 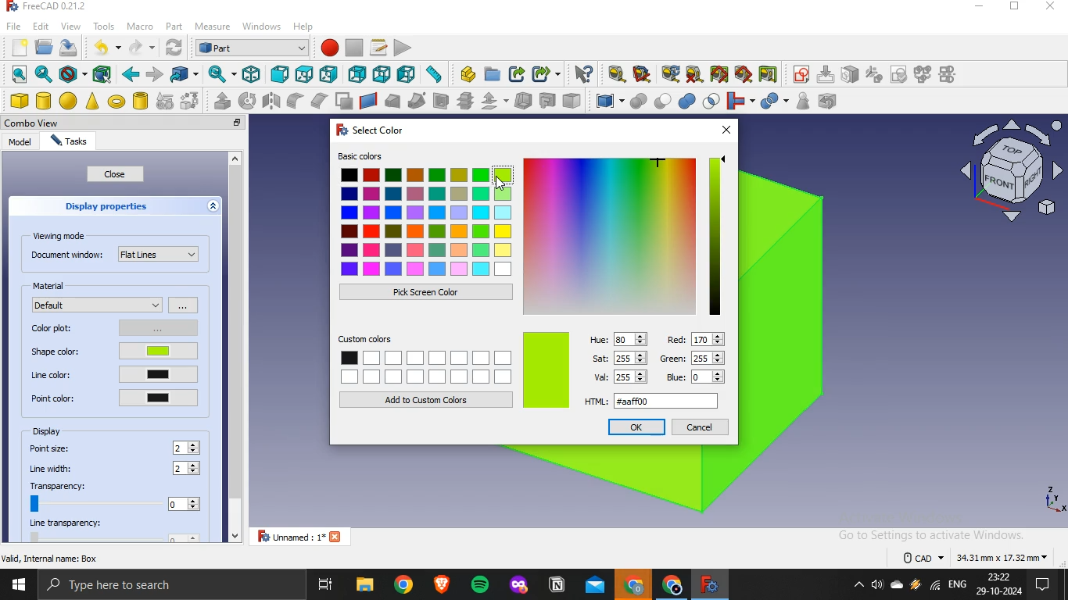 What do you see at coordinates (130, 74) in the screenshot?
I see `backward` at bounding box center [130, 74].